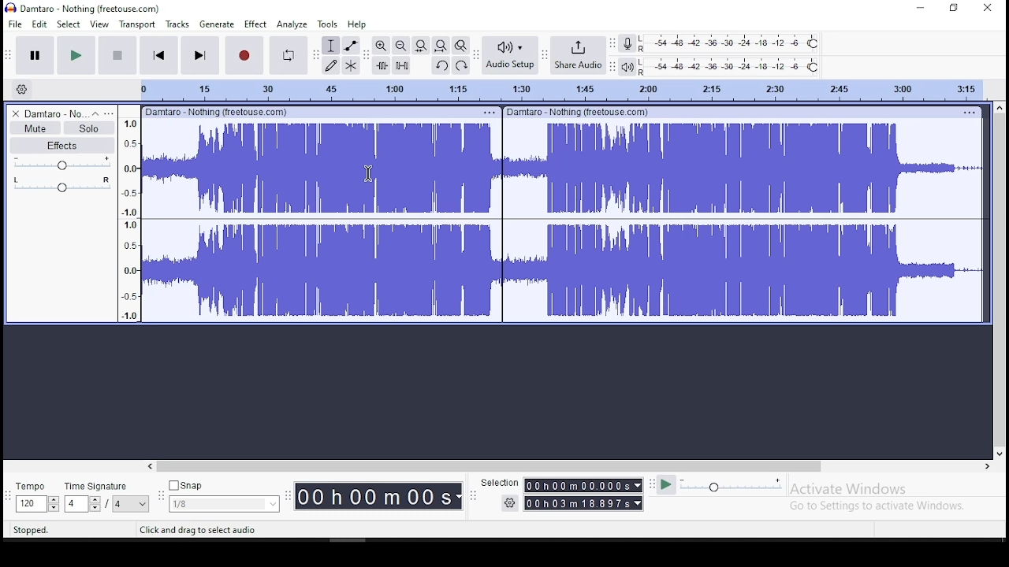 This screenshot has width=1009, height=567. I want to click on playback level, so click(733, 65).